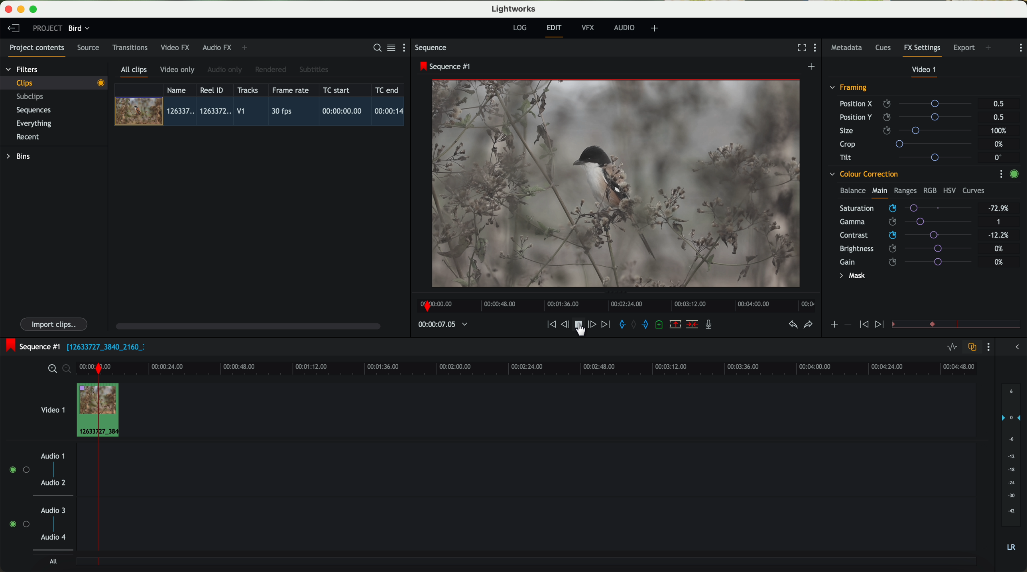 The image size is (1027, 572). What do you see at coordinates (692, 324) in the screenshot?
I see `delete/cut` at bounding box center [692, 324].